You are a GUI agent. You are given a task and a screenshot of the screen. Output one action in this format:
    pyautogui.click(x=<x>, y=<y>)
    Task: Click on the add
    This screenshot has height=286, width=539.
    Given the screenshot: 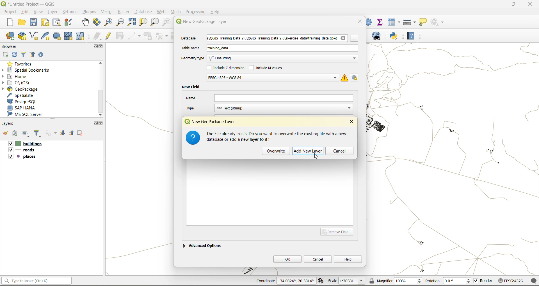 What is the action you would take?
    pyautogui.click(x=6, y=55)
    